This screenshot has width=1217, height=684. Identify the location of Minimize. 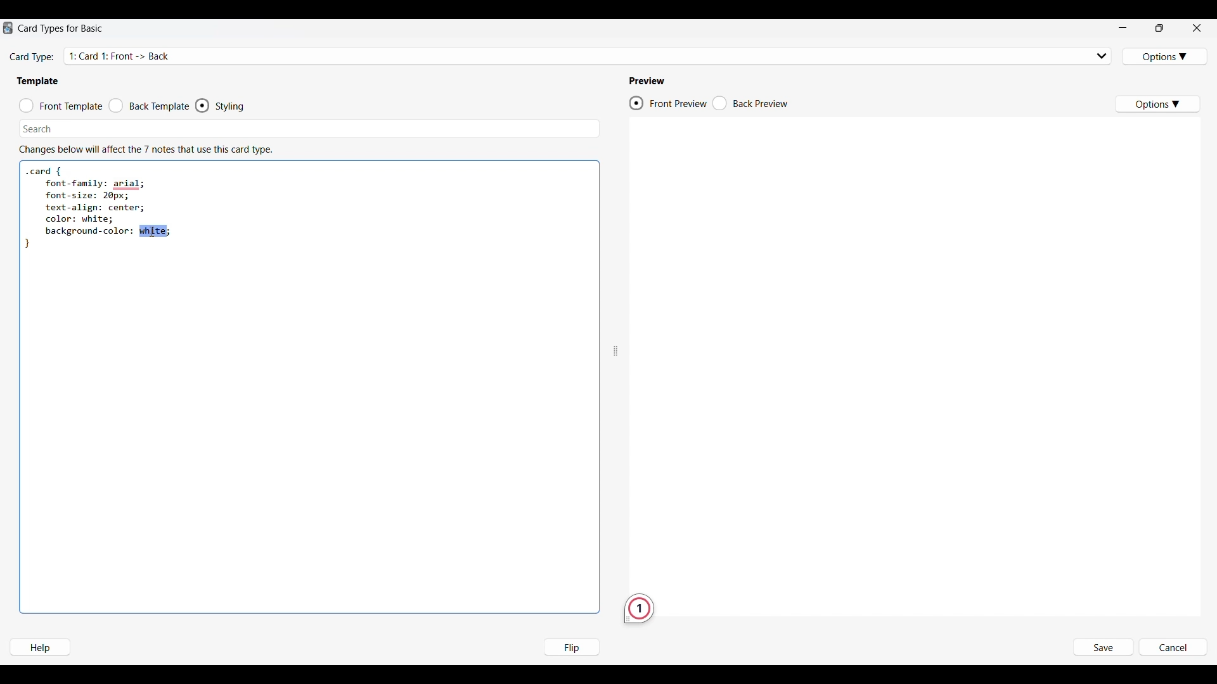
(1123, 28).